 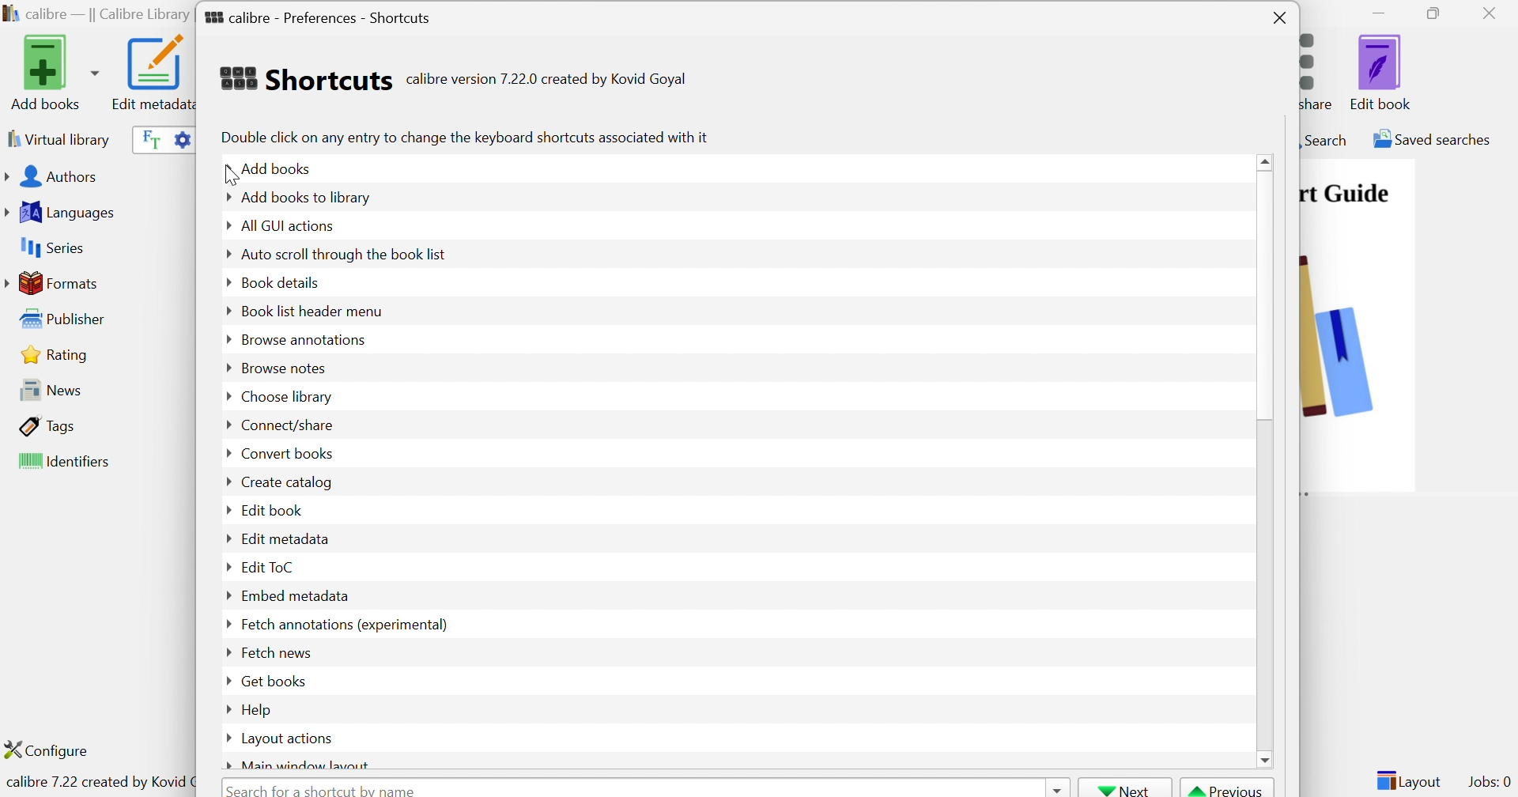 I want to click on Drop Down, so click(x=222, y=197).